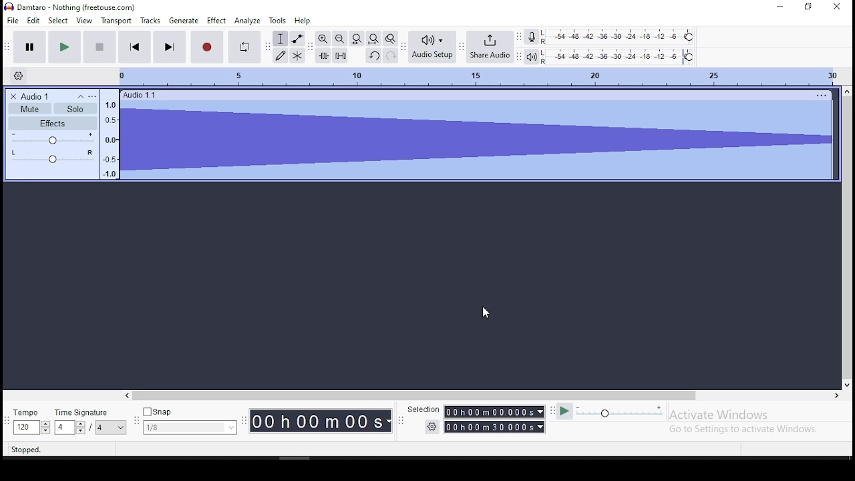 The image size is (855, 481). What do you see at coordinates (279, 21) in the screenshot?
I see `tools` at bounding box center [279, 21].